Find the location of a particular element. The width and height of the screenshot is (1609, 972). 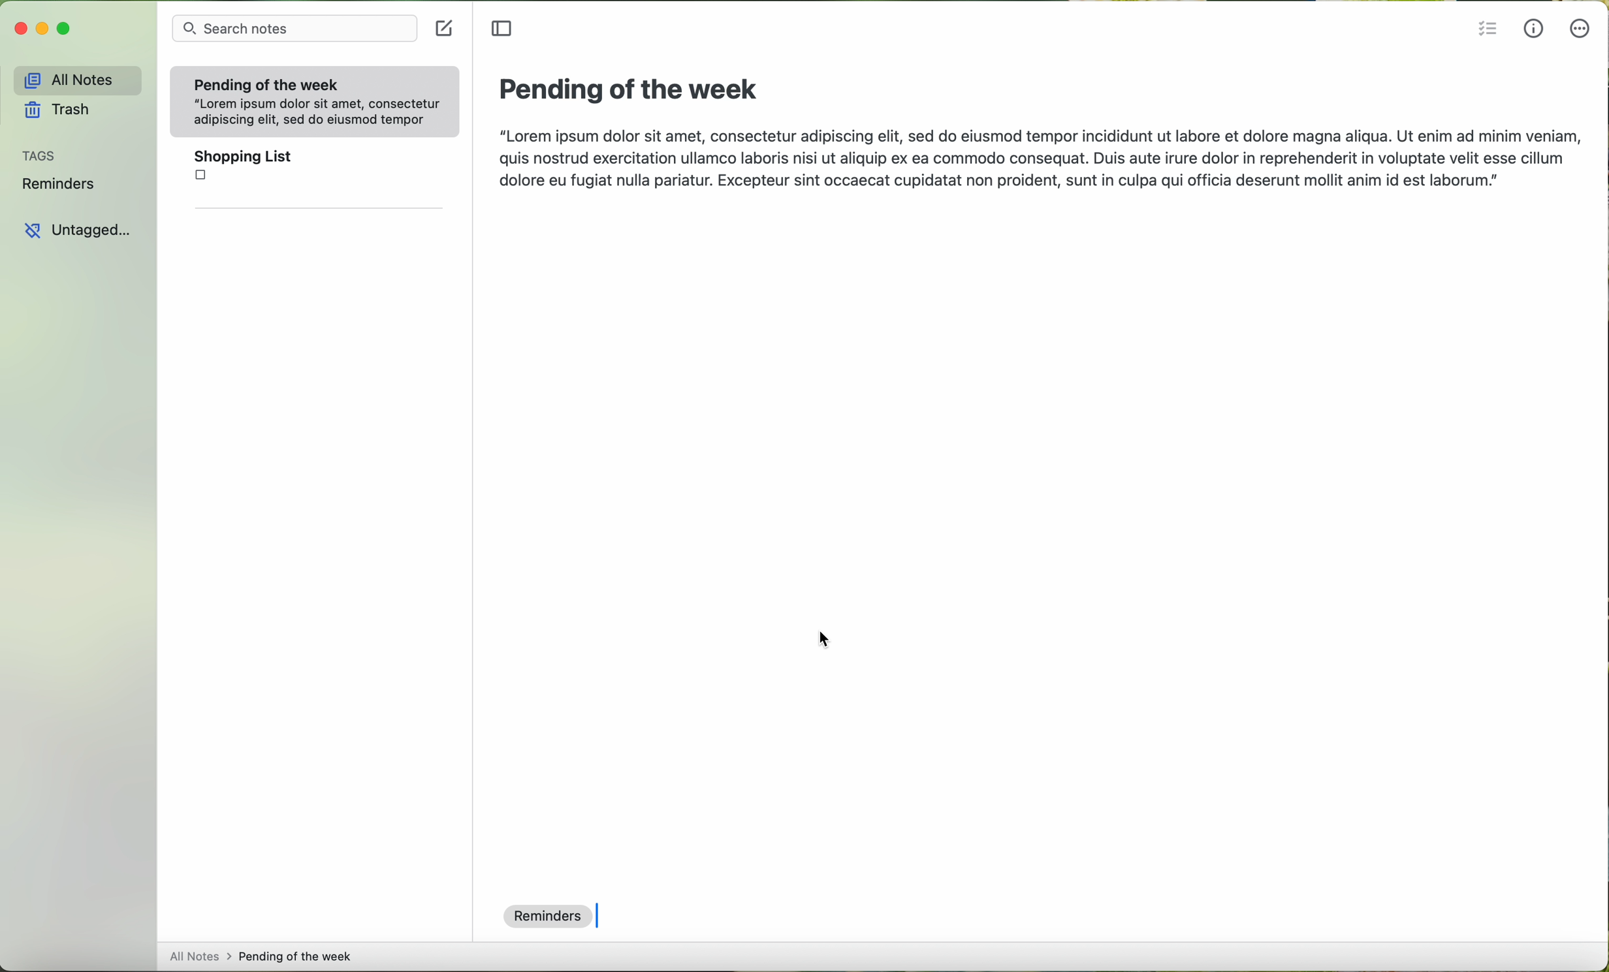

toggle sidebar is located at coordinates (502, 30).